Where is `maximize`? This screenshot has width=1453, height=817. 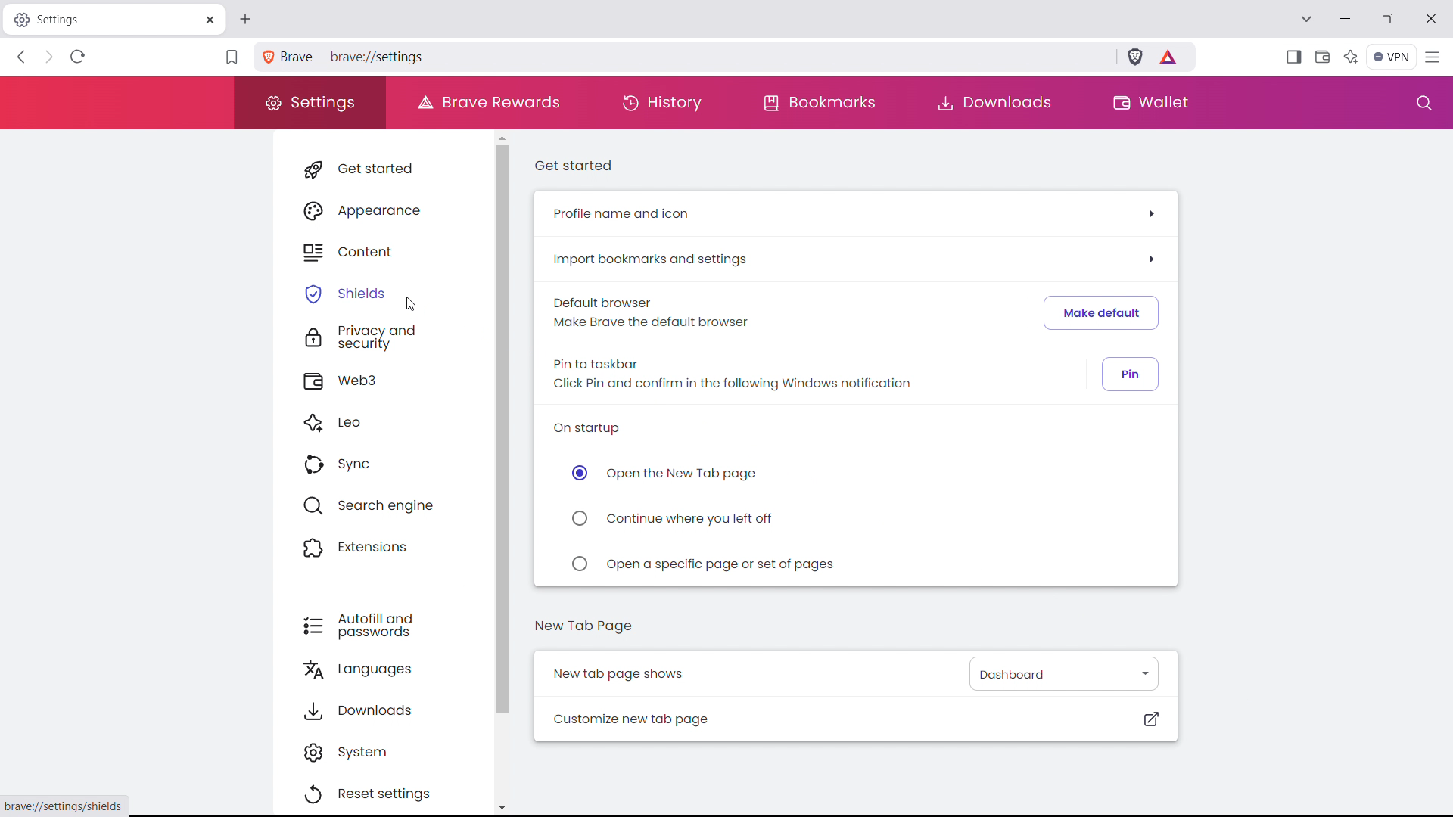 maximize is located at coordinates (1387, 20).